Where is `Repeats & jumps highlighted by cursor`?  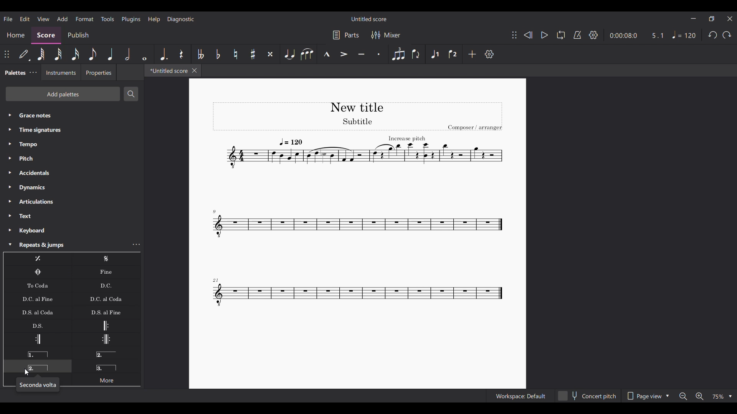
Repeats & jumps highlighted by cursor is located at coordinates (65, 245).